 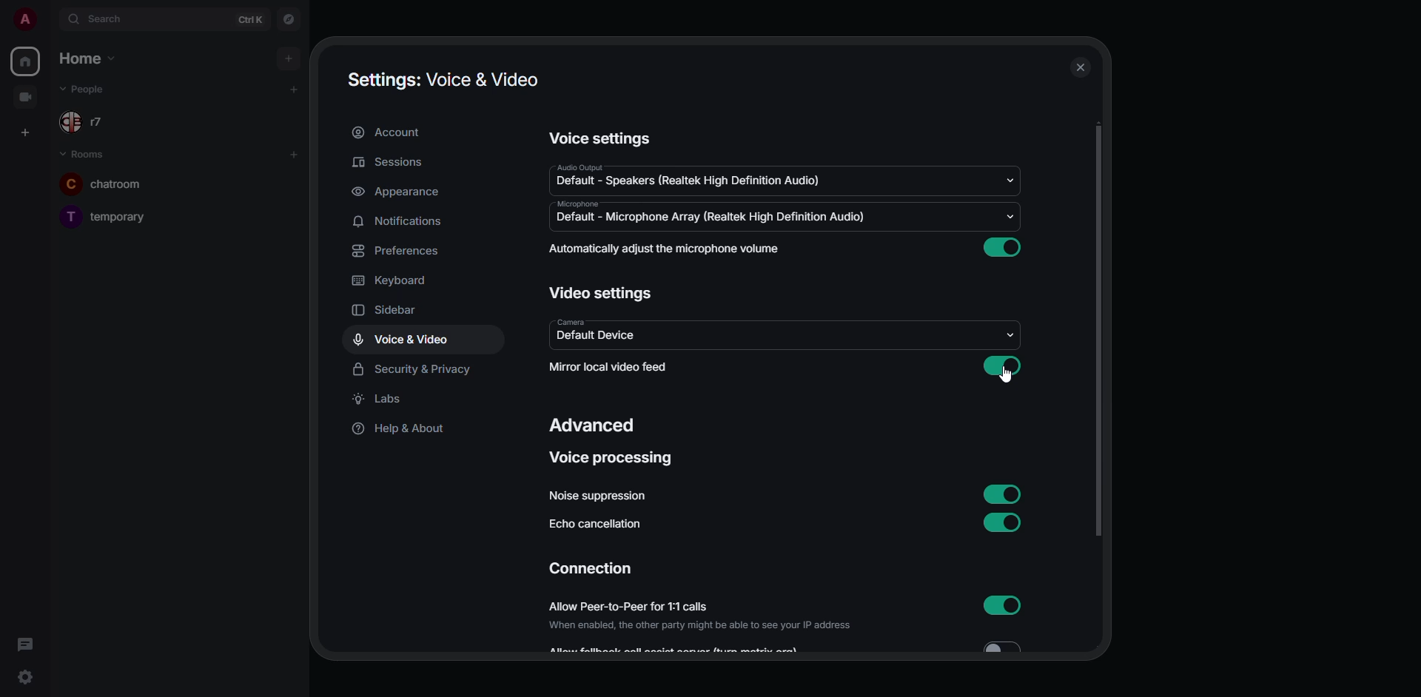 What do you see at coordinates (397, 134) in the screenshot?
I see `account` at bounding box center [397, 134].